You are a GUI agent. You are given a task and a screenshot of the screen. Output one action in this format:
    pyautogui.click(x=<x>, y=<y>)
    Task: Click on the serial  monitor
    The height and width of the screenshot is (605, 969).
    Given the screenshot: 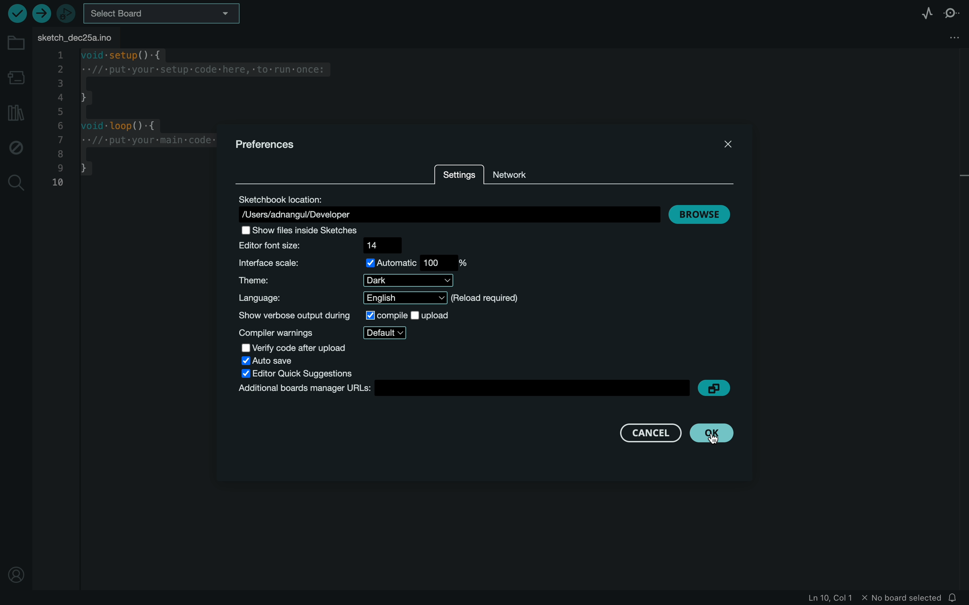 What is the action you would take?
    pyautogui.click(x=953, y=12)
    